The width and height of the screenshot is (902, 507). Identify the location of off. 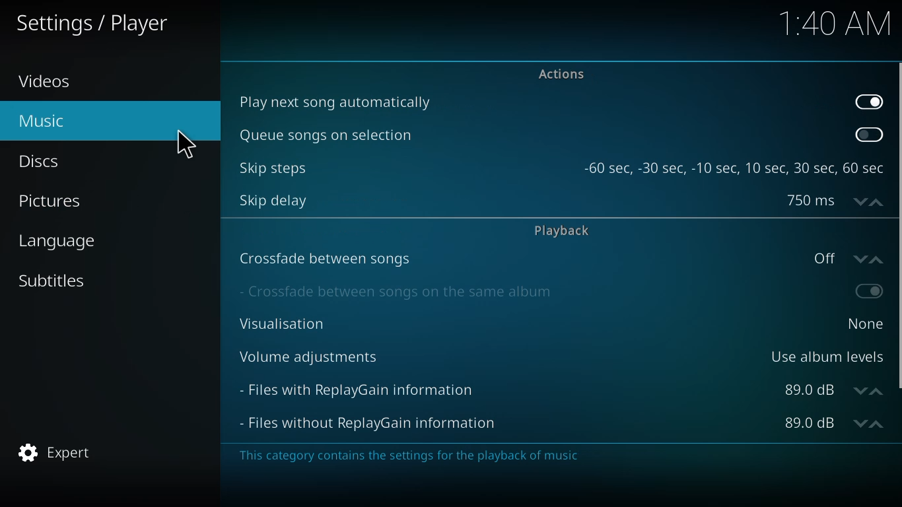
(847, 257).